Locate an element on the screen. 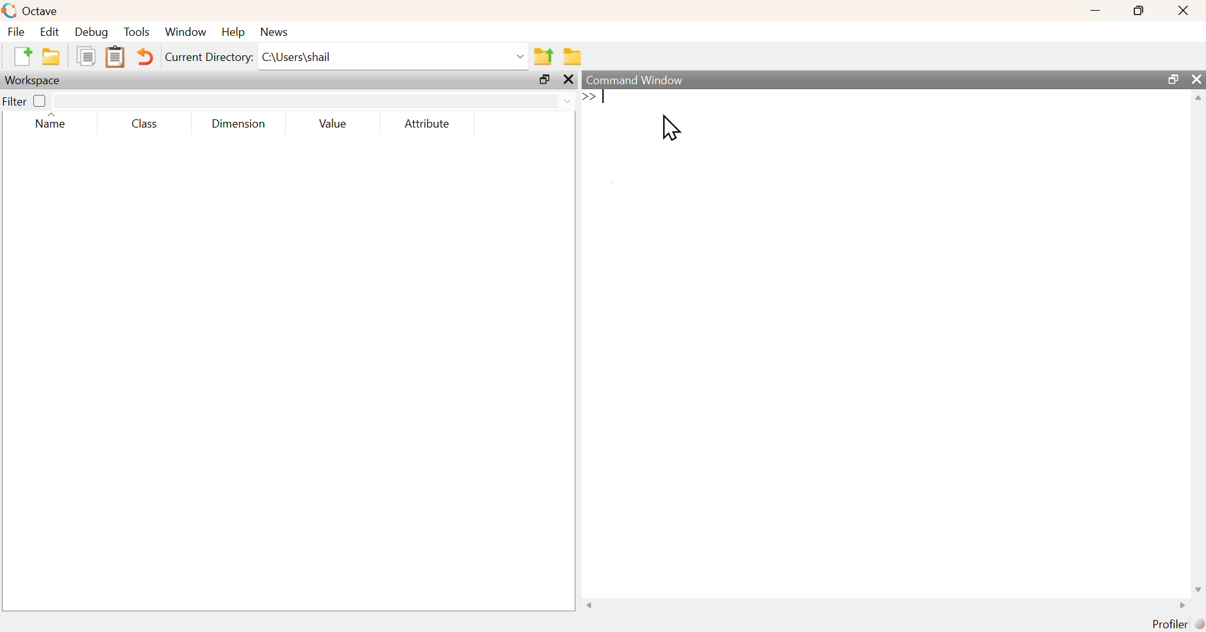 The width and height of the screenshot is (1206, 632). search box is located at coordinates (301, 101).